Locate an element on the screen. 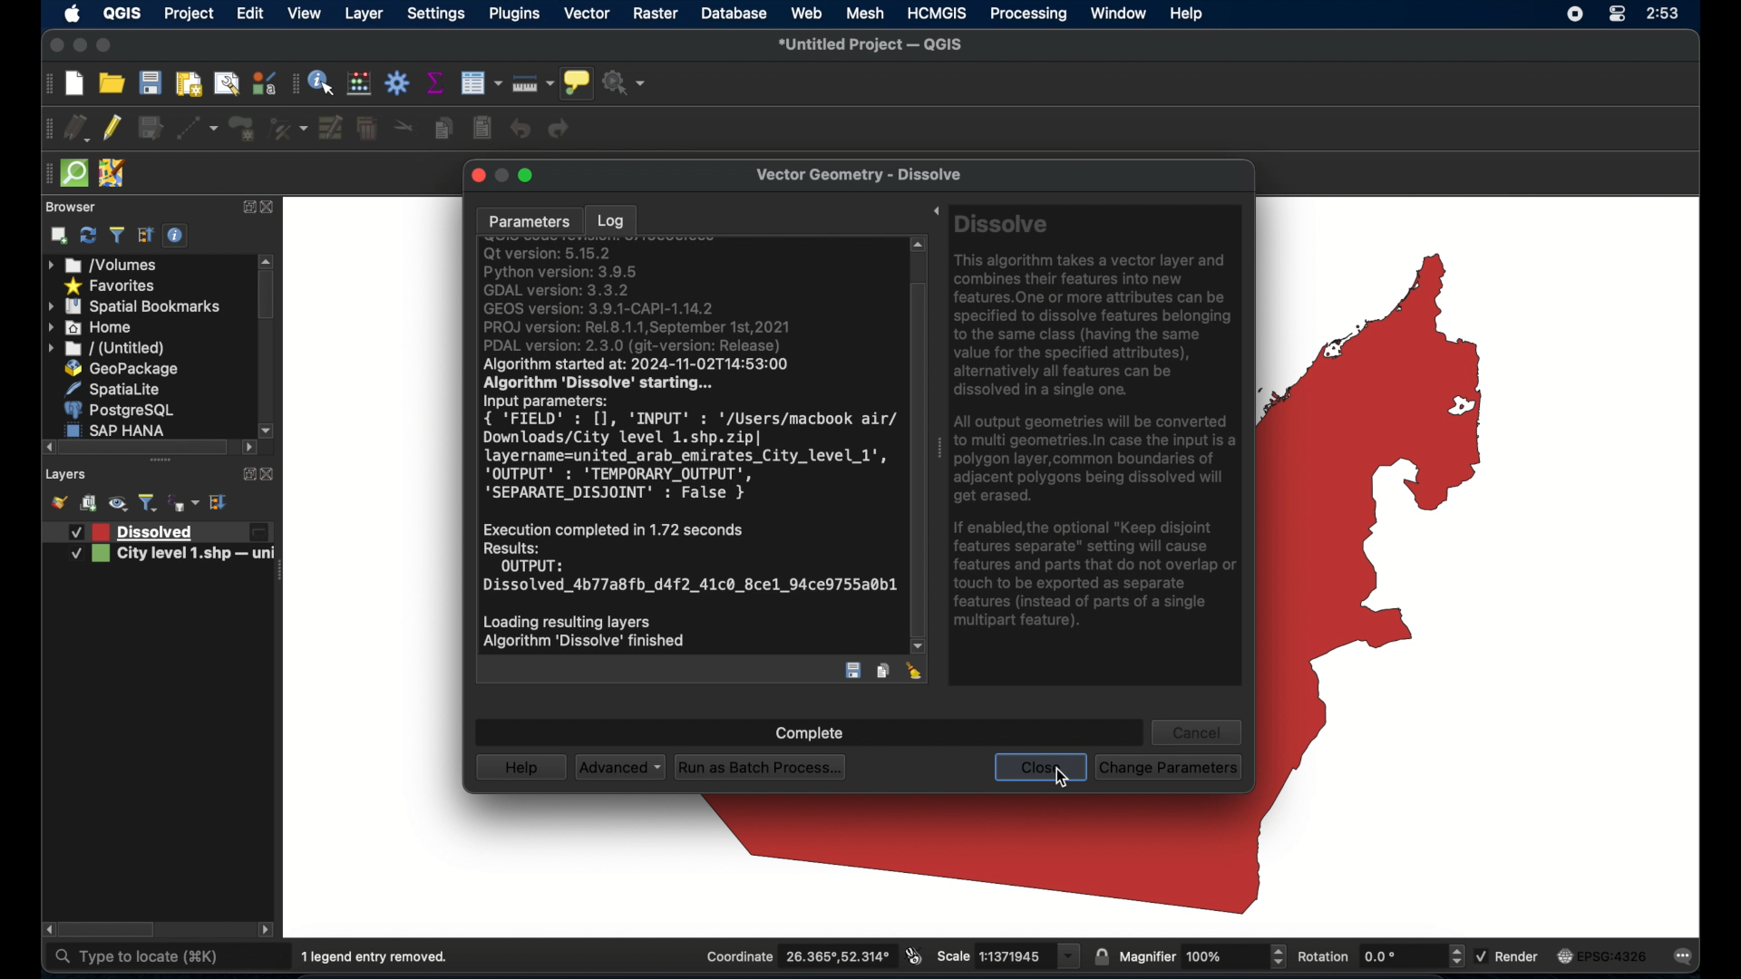 The image size is (1741, 979). open field calculator is located at coordinates (359, 83).